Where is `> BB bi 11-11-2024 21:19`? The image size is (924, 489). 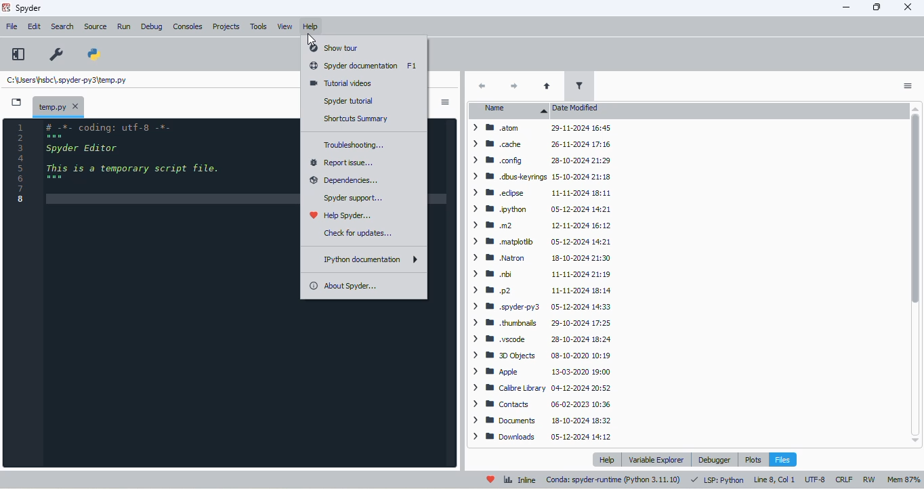
> BB bi 11-11-2024 21:19 is located at coordinates (540, 274).